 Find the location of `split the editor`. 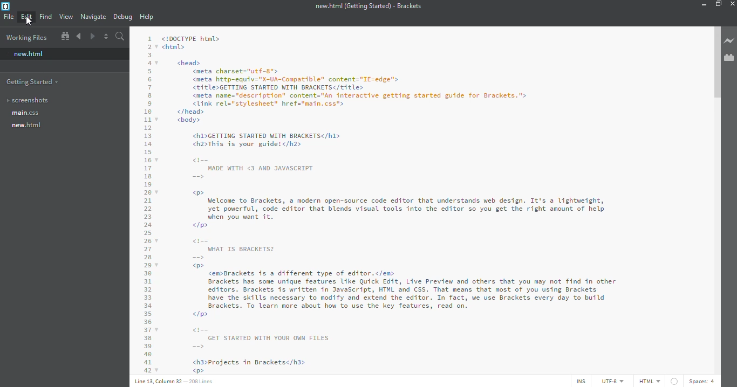

split the editor is located at coordinates (106, 37).